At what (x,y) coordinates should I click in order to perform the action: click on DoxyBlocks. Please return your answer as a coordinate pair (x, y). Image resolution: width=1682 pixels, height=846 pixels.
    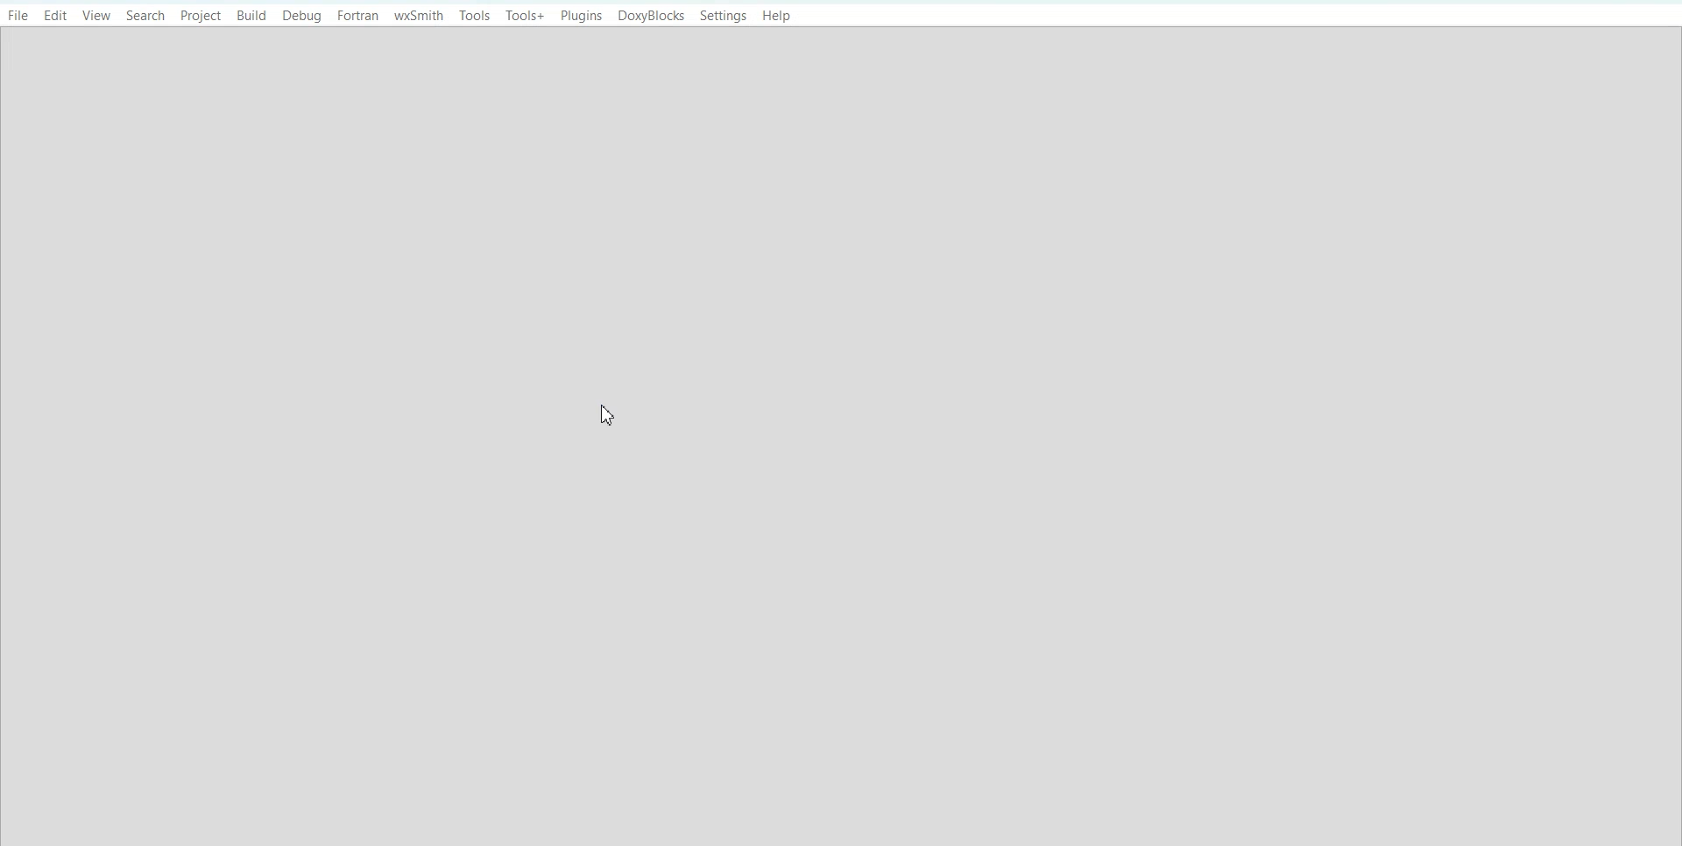
    Looking at the image, I should click on (651, 17).